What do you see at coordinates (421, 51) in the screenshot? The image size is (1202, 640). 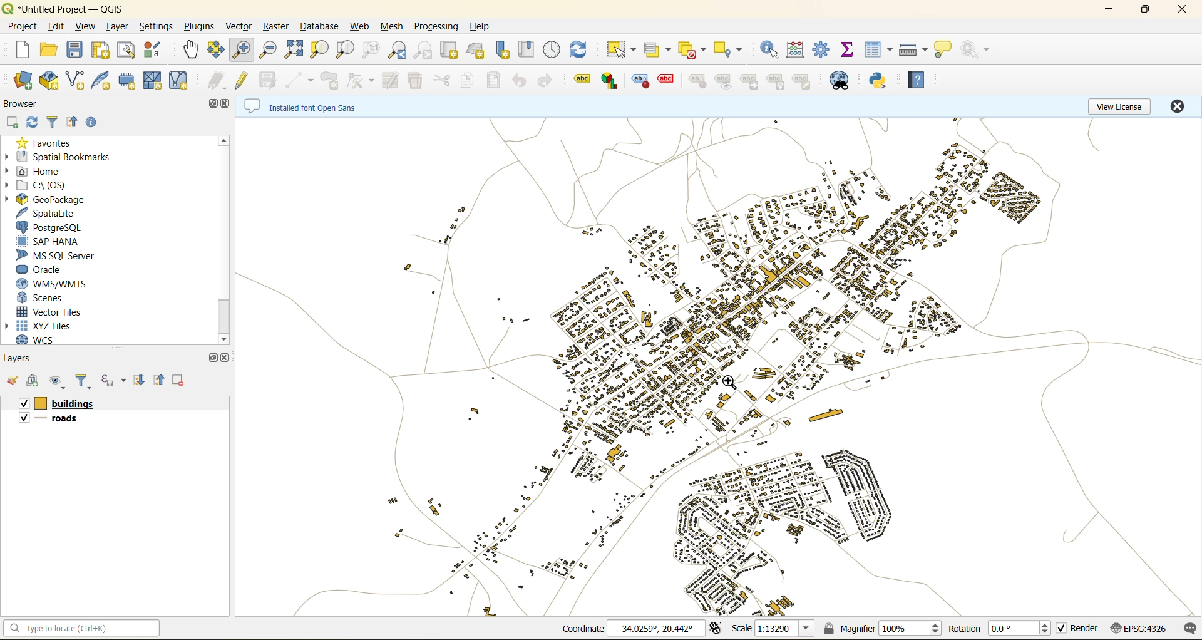 I see `zoom next` at bounding box center [421, 51].